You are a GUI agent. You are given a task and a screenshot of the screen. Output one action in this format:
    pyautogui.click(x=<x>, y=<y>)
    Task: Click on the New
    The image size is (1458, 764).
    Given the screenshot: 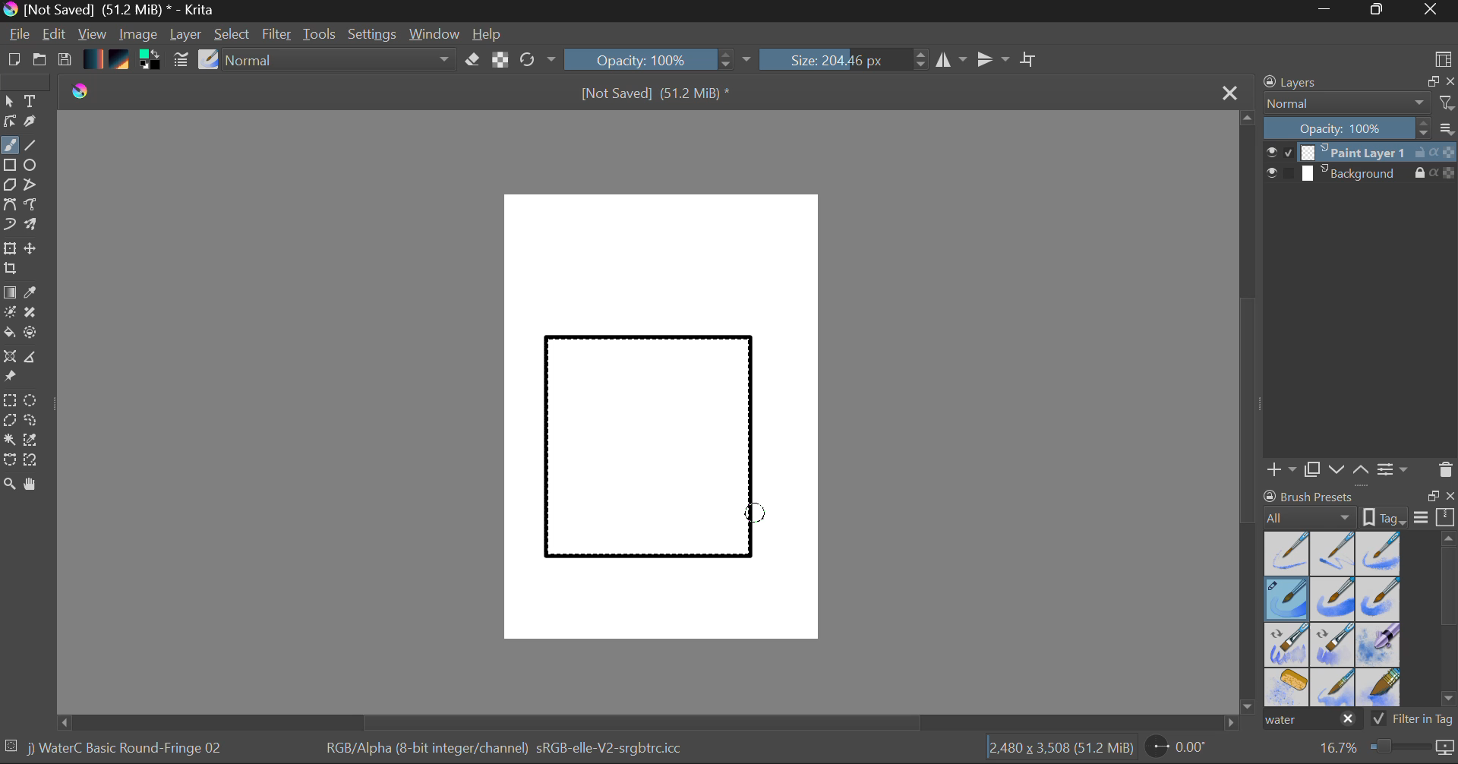 What is the action you would take?
    pyautogui.click(x=13, y=62)
    